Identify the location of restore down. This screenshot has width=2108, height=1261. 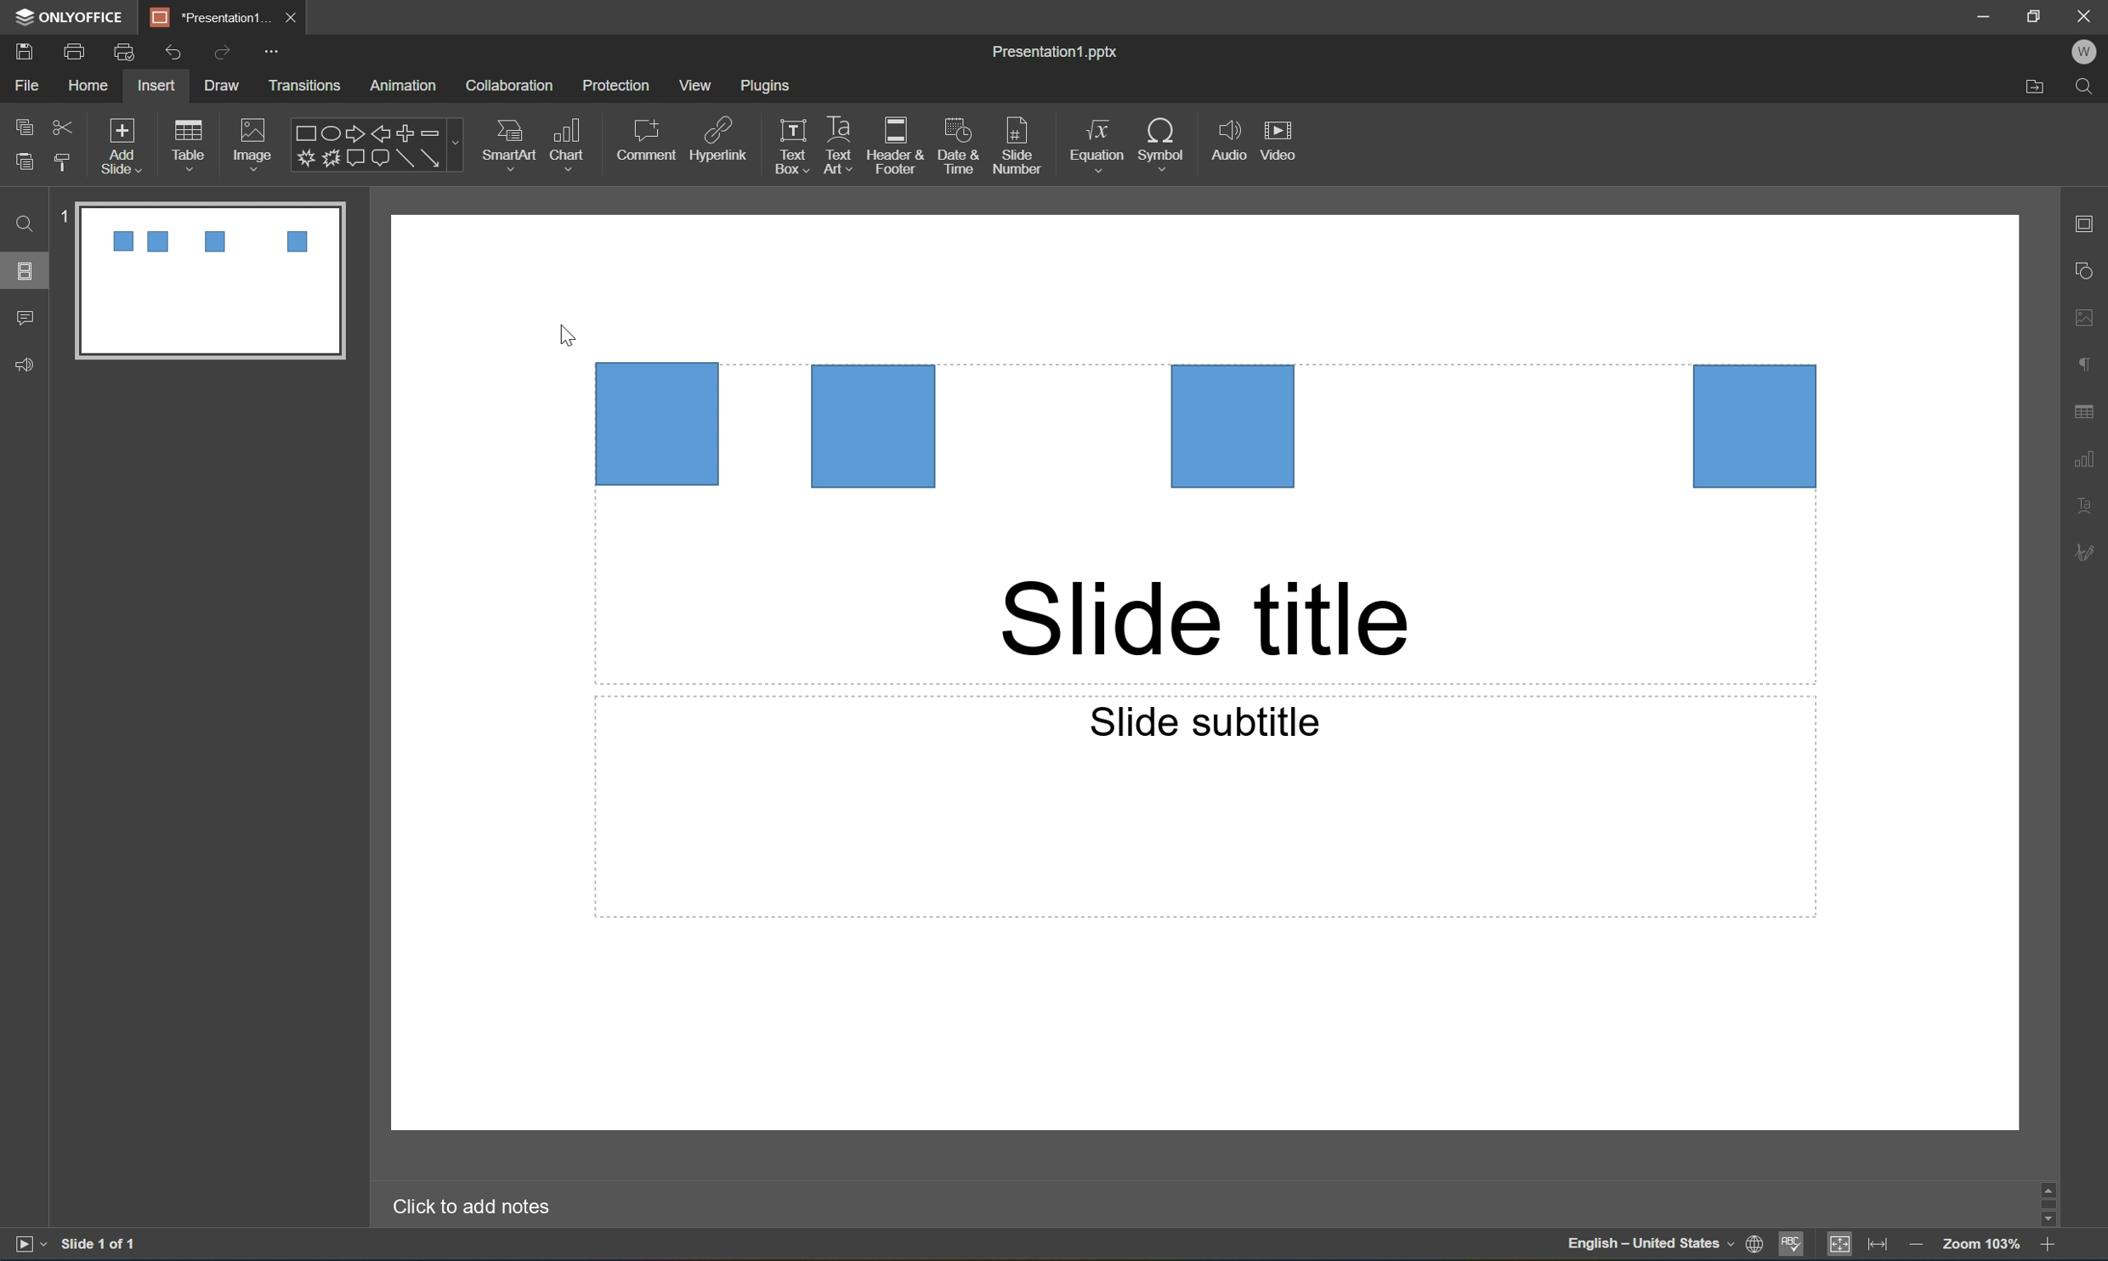
(2037, 12).